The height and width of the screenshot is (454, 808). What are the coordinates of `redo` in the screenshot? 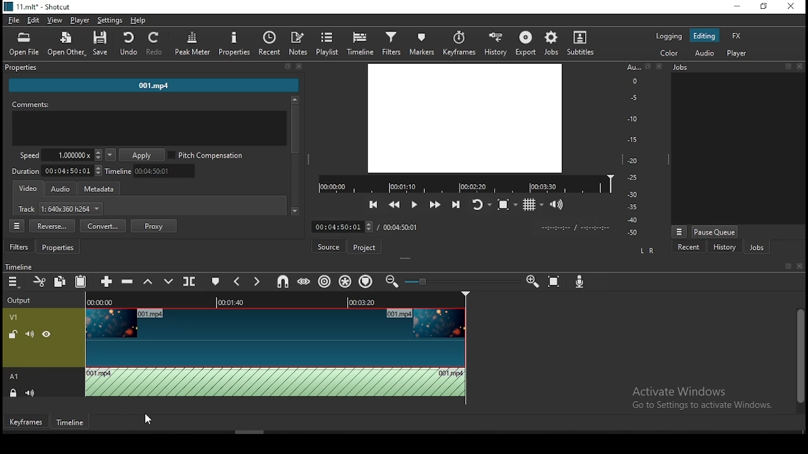 It's located at (155, 44).